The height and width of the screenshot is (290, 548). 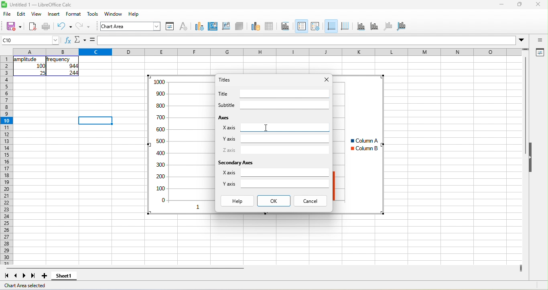 I want to click on undo, so click(x=65, y=27).